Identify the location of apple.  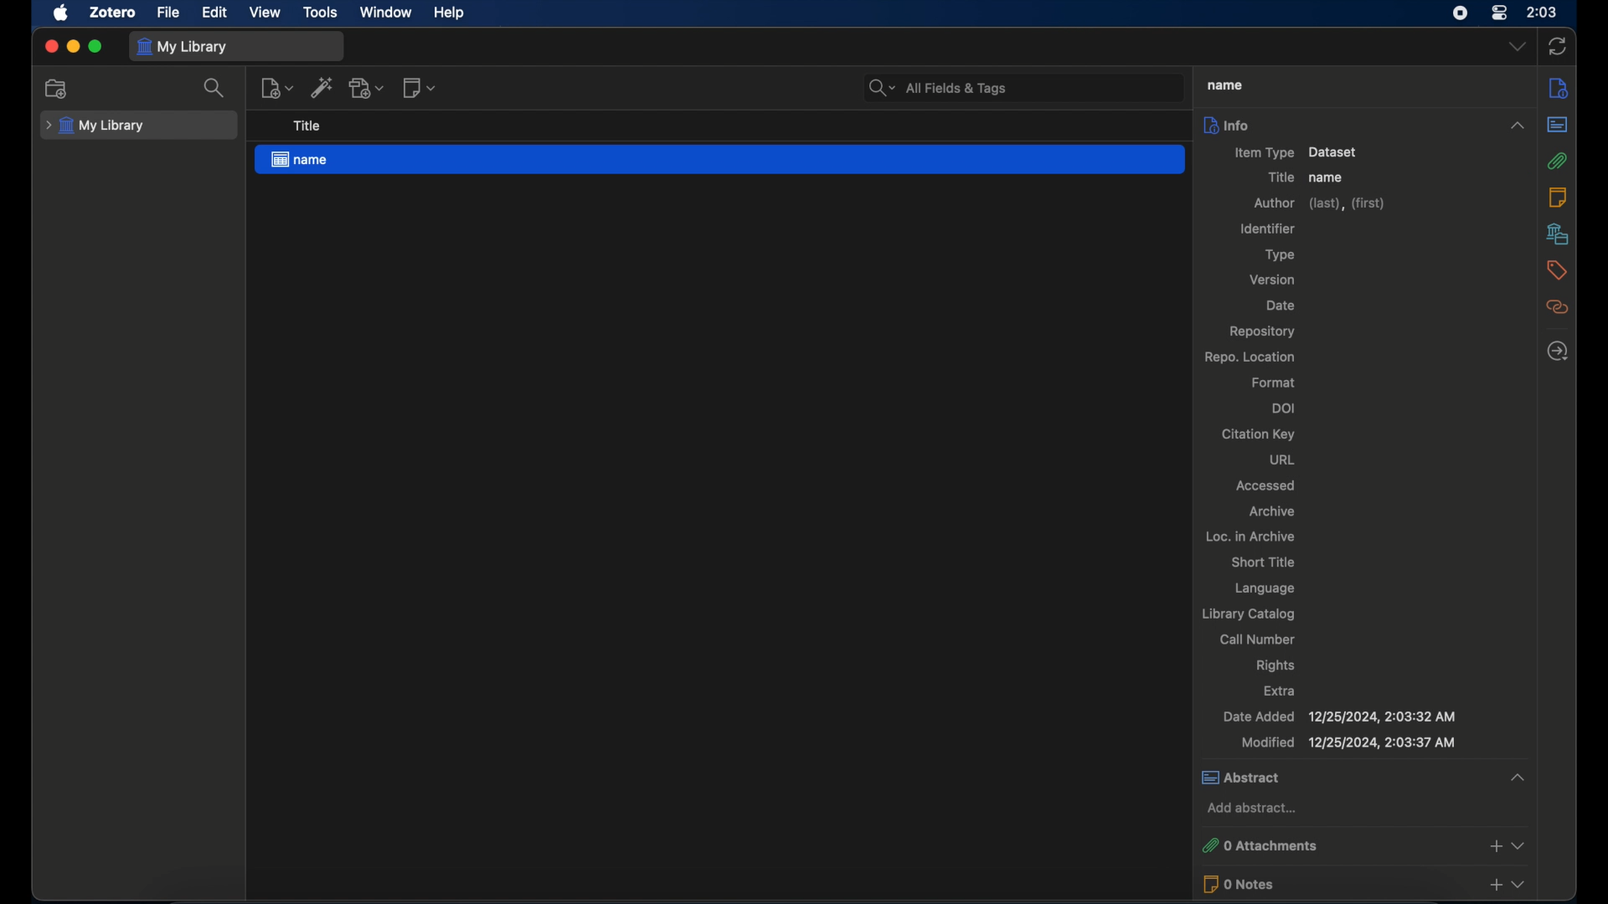
(61, 13).